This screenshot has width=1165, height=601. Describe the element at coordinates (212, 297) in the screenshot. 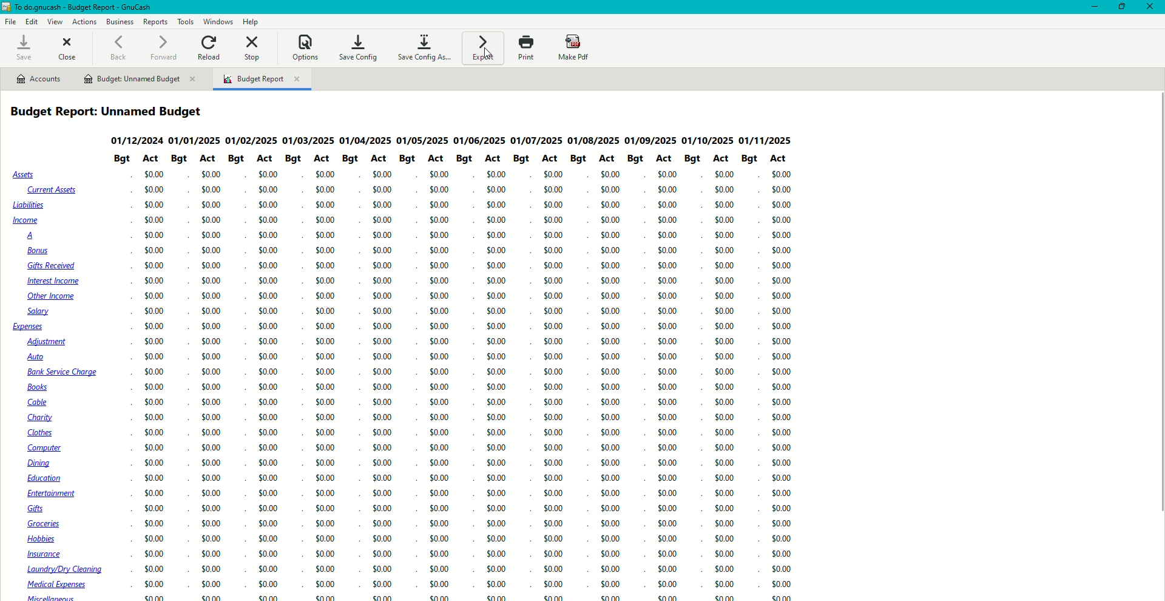

I see `0.00` at that location.